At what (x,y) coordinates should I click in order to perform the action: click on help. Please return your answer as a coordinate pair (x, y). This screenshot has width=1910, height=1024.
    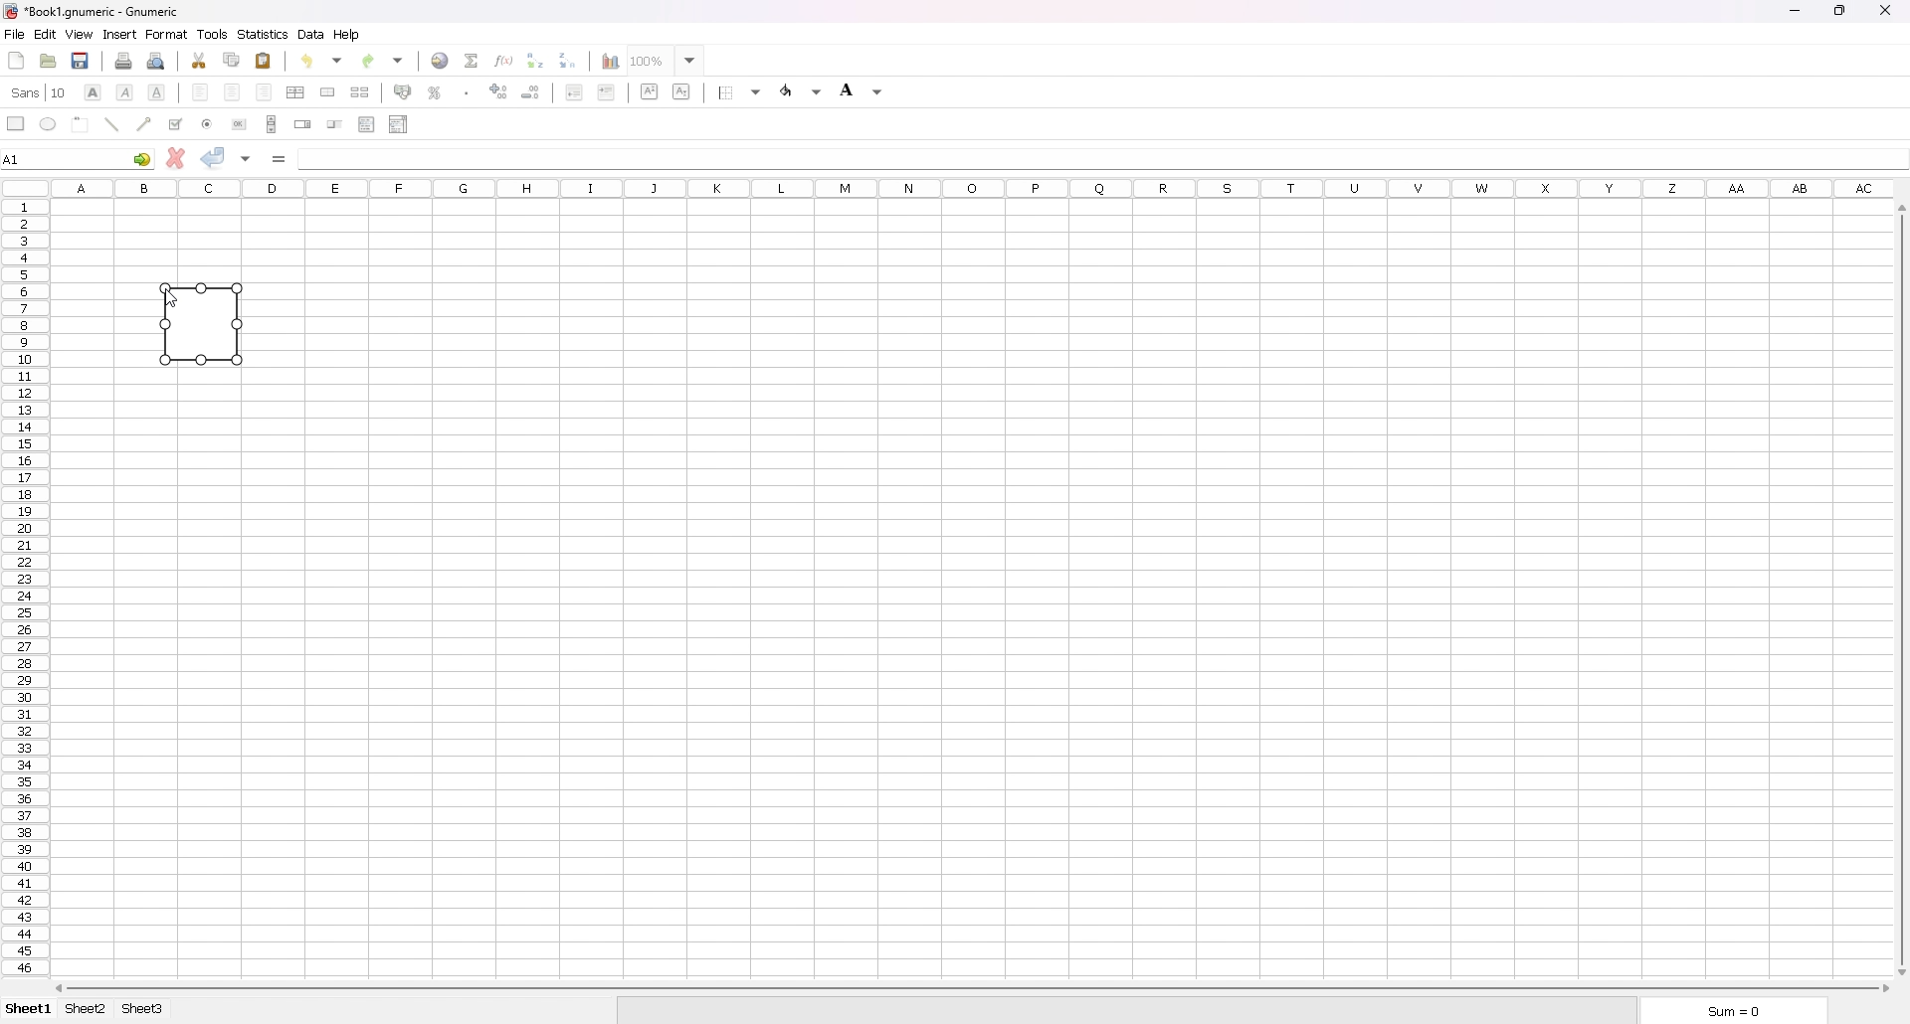
    Looking at the image, I should click on (347, 34).